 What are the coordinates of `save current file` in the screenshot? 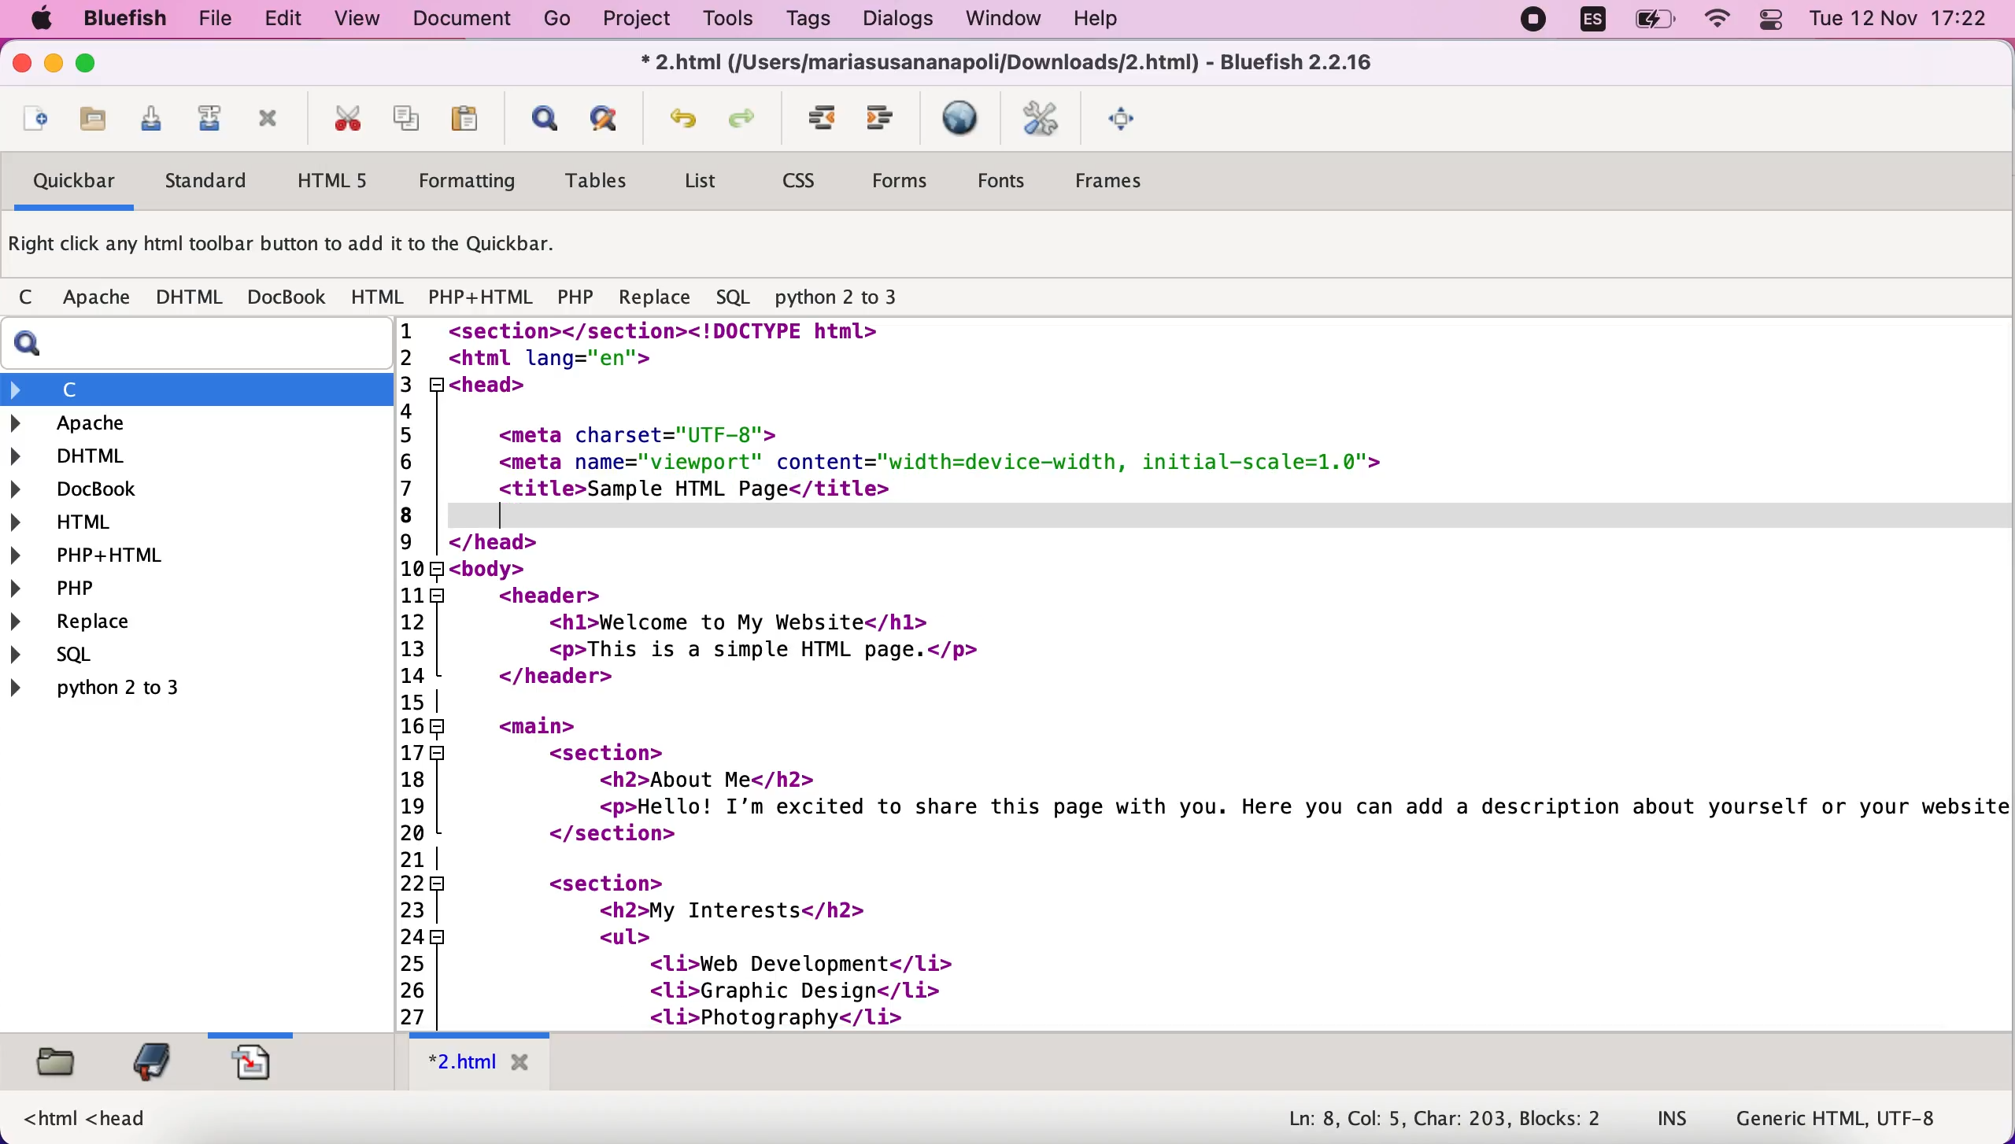 It's located at (153, 119).